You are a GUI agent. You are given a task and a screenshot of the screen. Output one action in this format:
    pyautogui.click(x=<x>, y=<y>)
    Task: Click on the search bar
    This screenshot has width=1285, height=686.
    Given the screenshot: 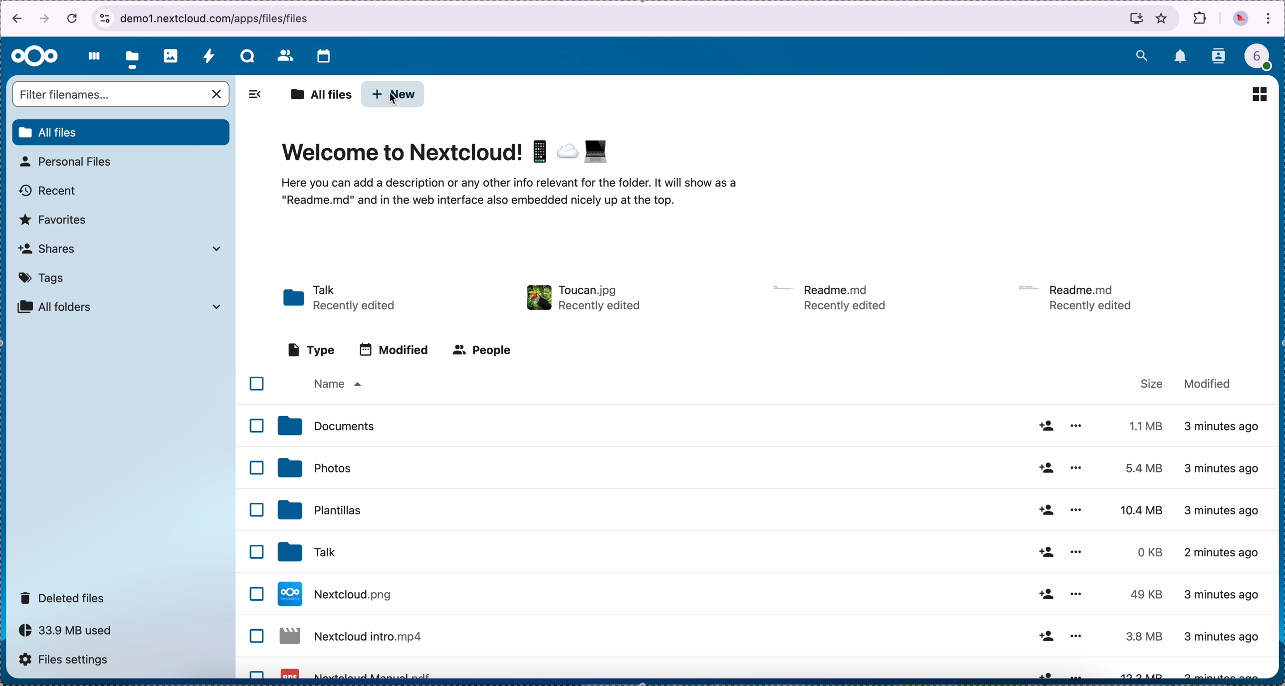 What is the action you would take?
    pyautogui.click(x=122, y=95)
    